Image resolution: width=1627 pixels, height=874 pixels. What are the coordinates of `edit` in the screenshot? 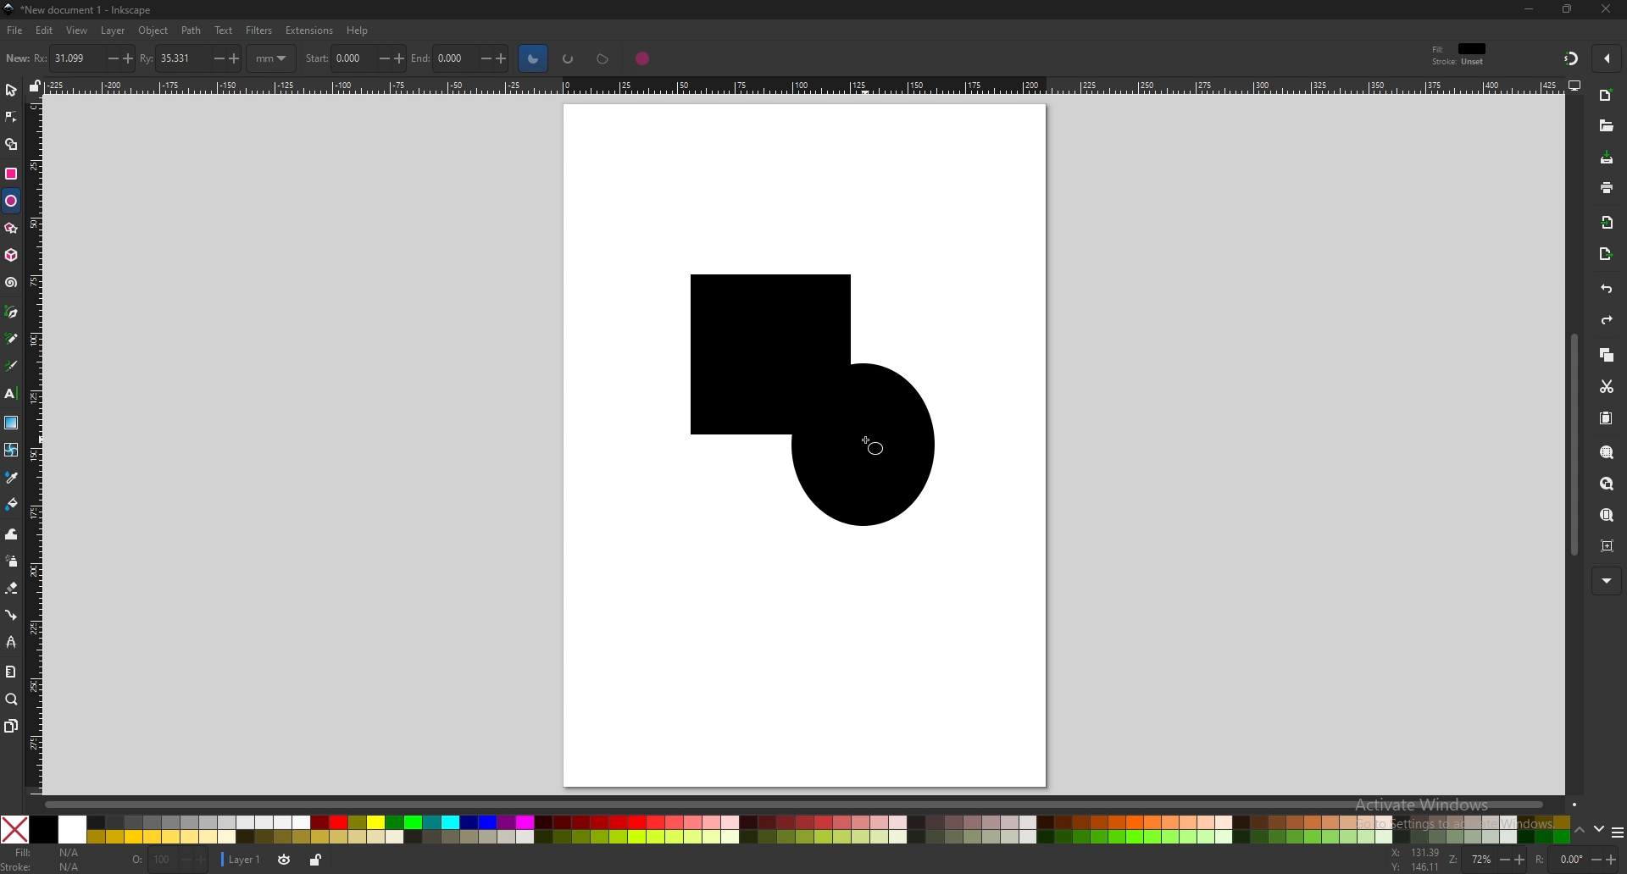 It's located at (46, 31).